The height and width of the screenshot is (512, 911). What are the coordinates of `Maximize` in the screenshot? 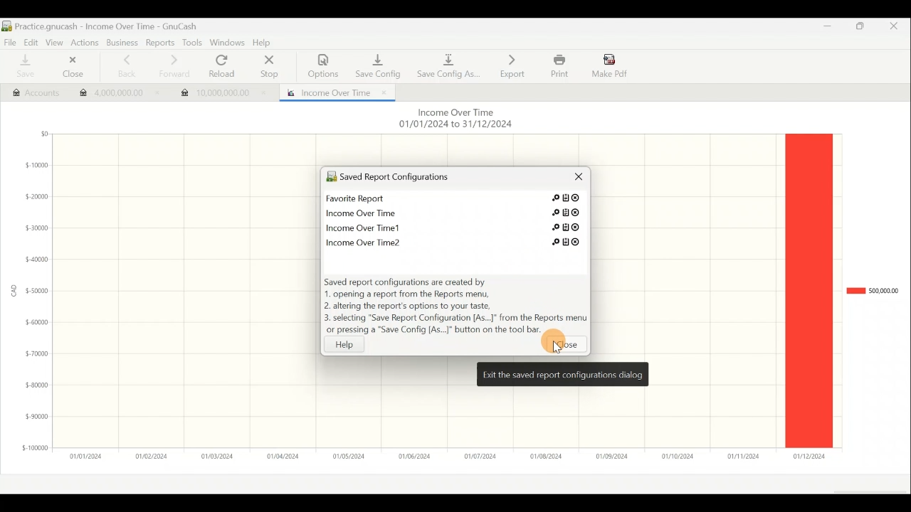 It's located at (861, 28).